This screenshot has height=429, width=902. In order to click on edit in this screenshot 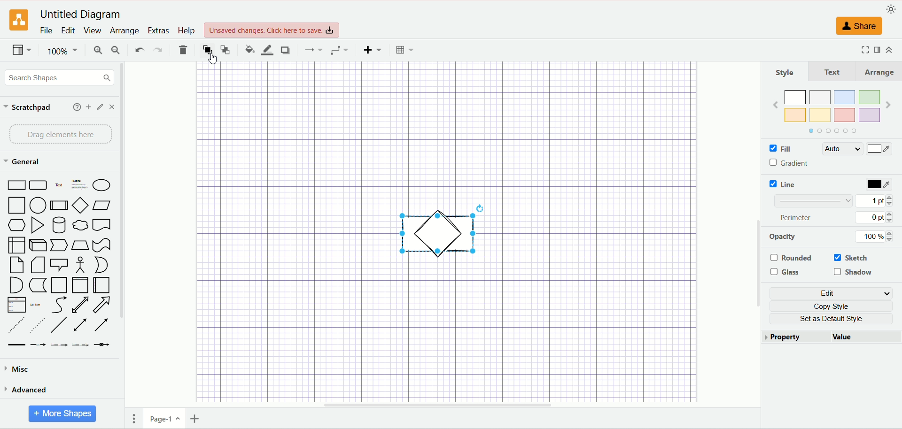, I will do `click(70, 31)`.